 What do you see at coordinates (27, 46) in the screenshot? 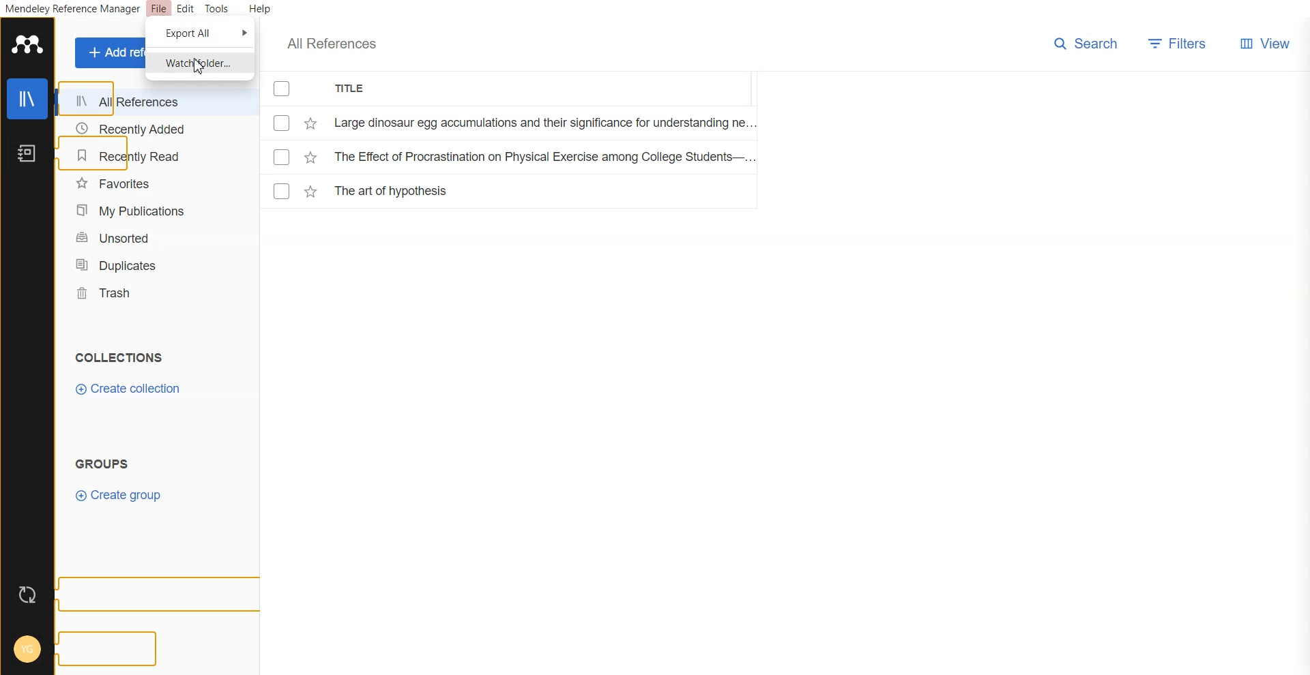
I see `Logo` at bounding box center [27, 46].